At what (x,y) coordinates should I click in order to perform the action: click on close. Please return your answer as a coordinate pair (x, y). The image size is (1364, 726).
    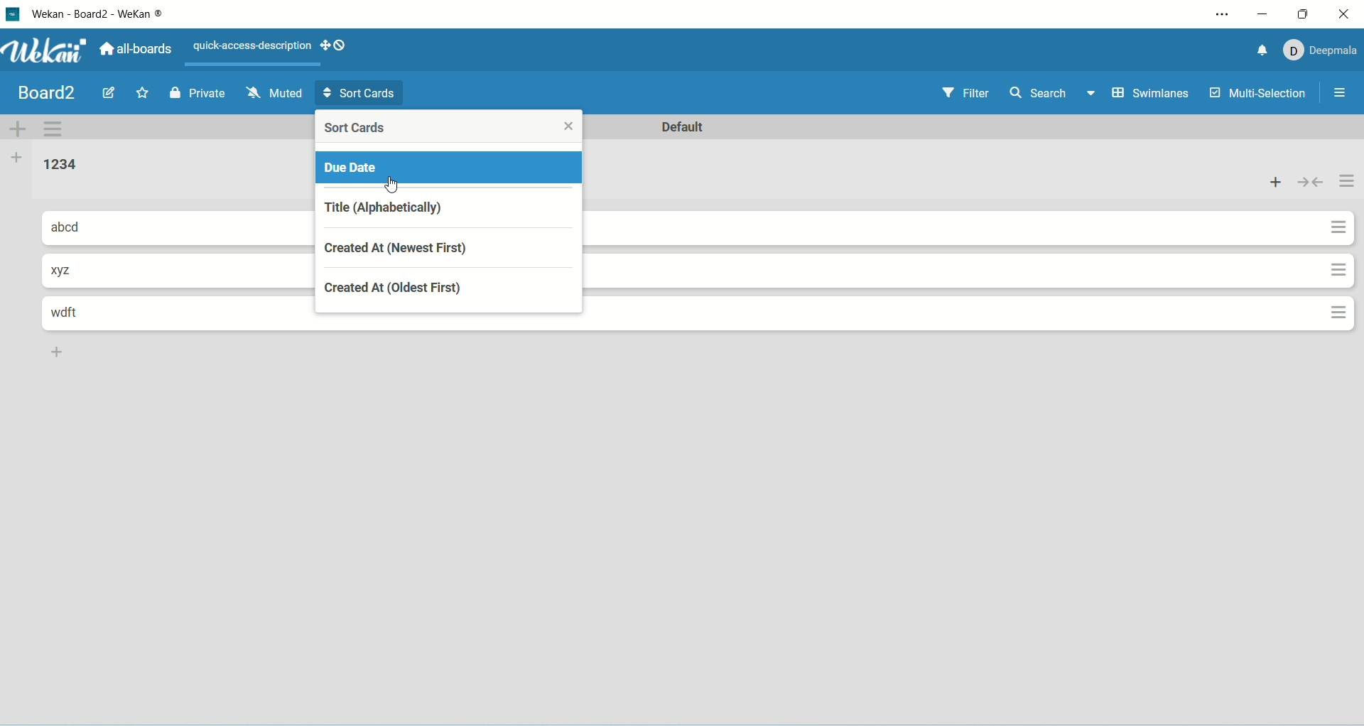
    Looking at the image, I should click on (1344, 12).